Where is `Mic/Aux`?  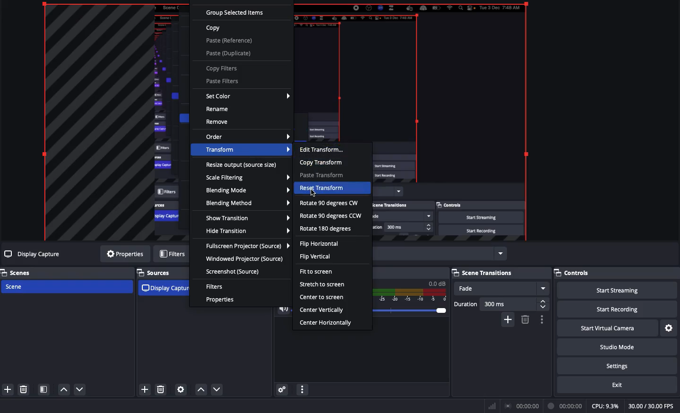 Mic/Aux is located at coordinates (410, 290).